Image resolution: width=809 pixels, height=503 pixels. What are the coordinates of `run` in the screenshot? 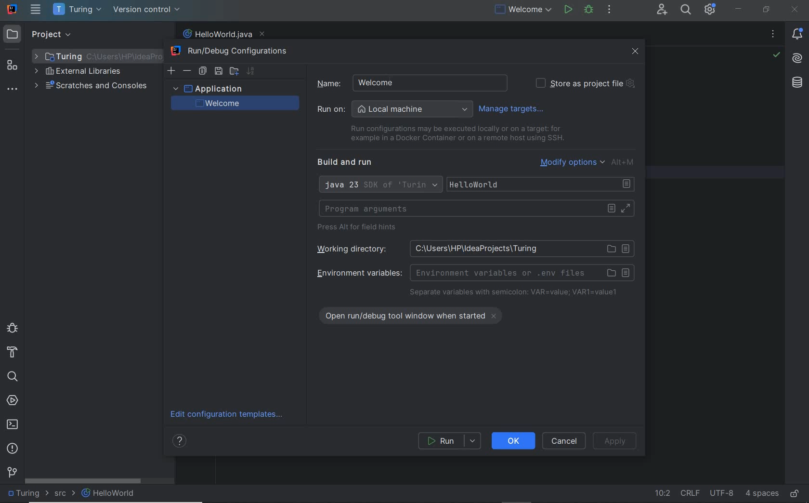 It's located at (568, 9).